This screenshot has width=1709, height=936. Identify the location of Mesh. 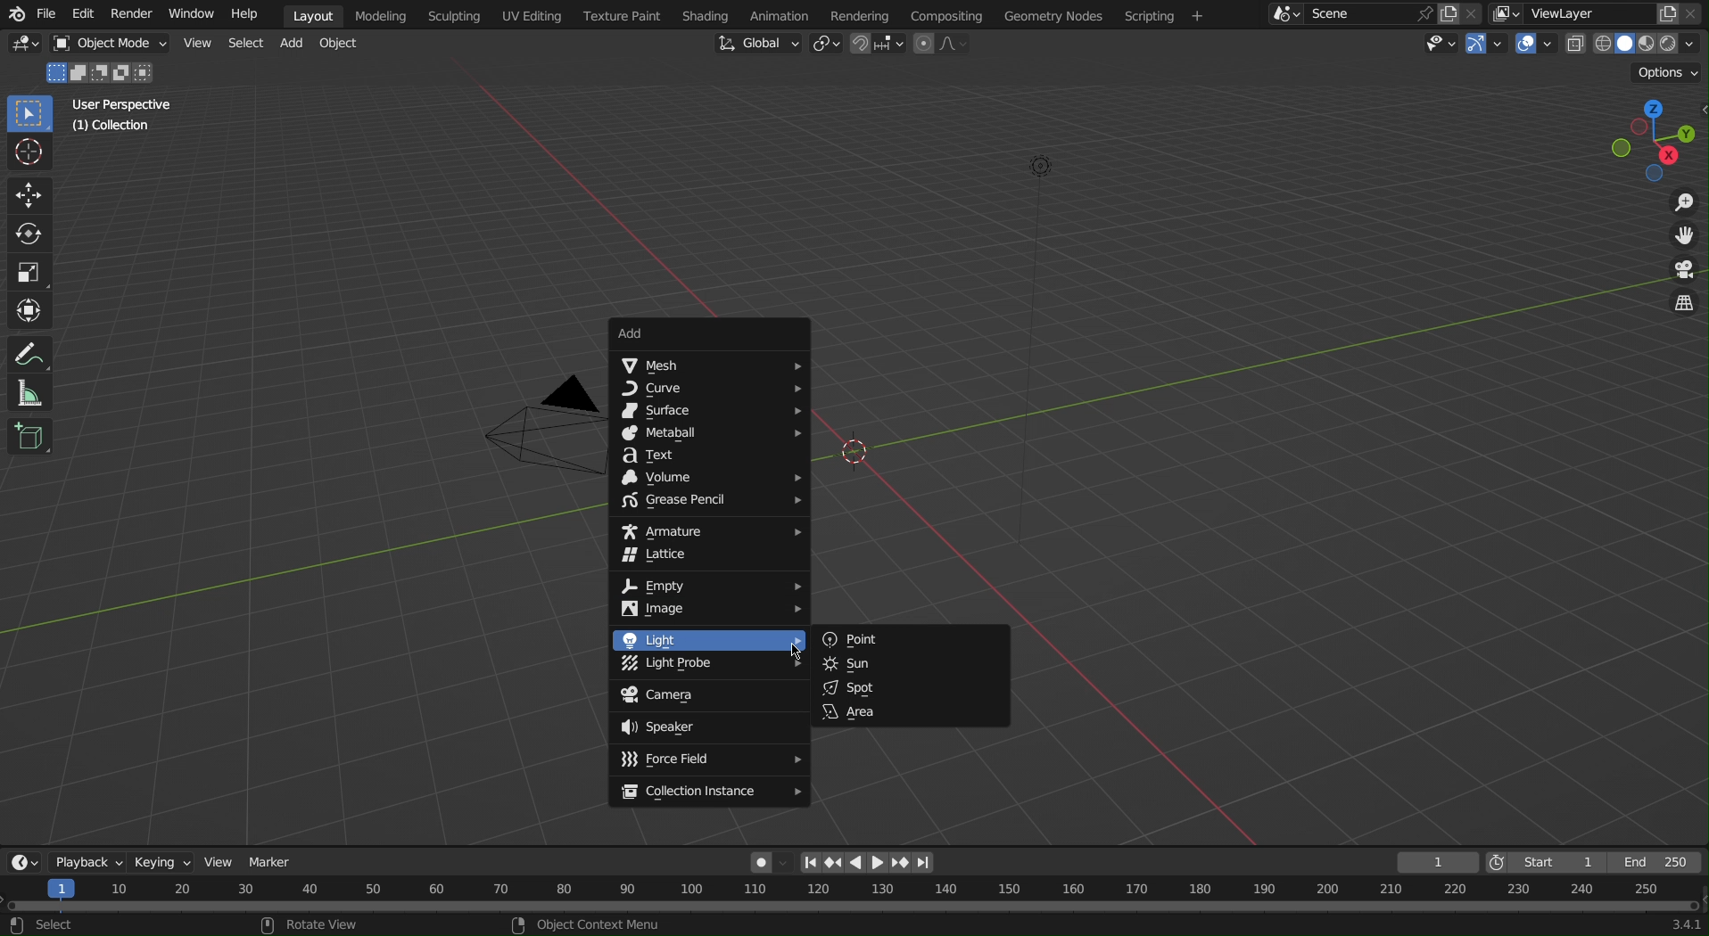
(708, 365).